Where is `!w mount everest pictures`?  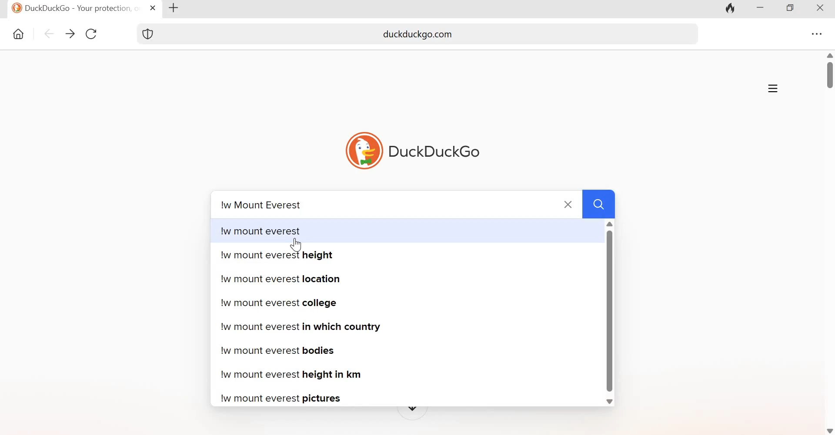 !w mount everest pictures is located at coordinates (283, 400).